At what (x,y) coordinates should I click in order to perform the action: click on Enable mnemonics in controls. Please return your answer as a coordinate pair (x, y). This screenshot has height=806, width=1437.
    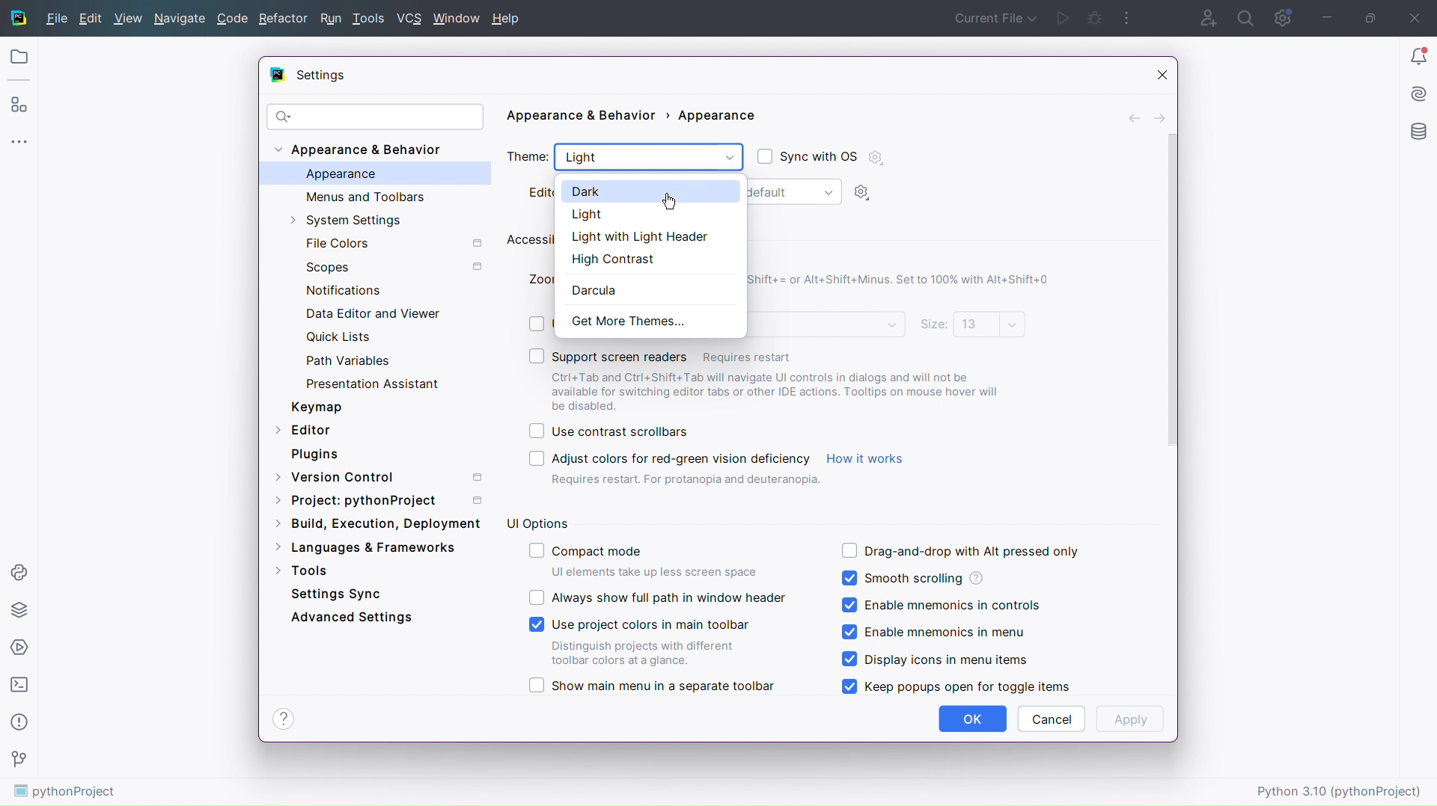
    Looking at the image, I should click on (940, 606).